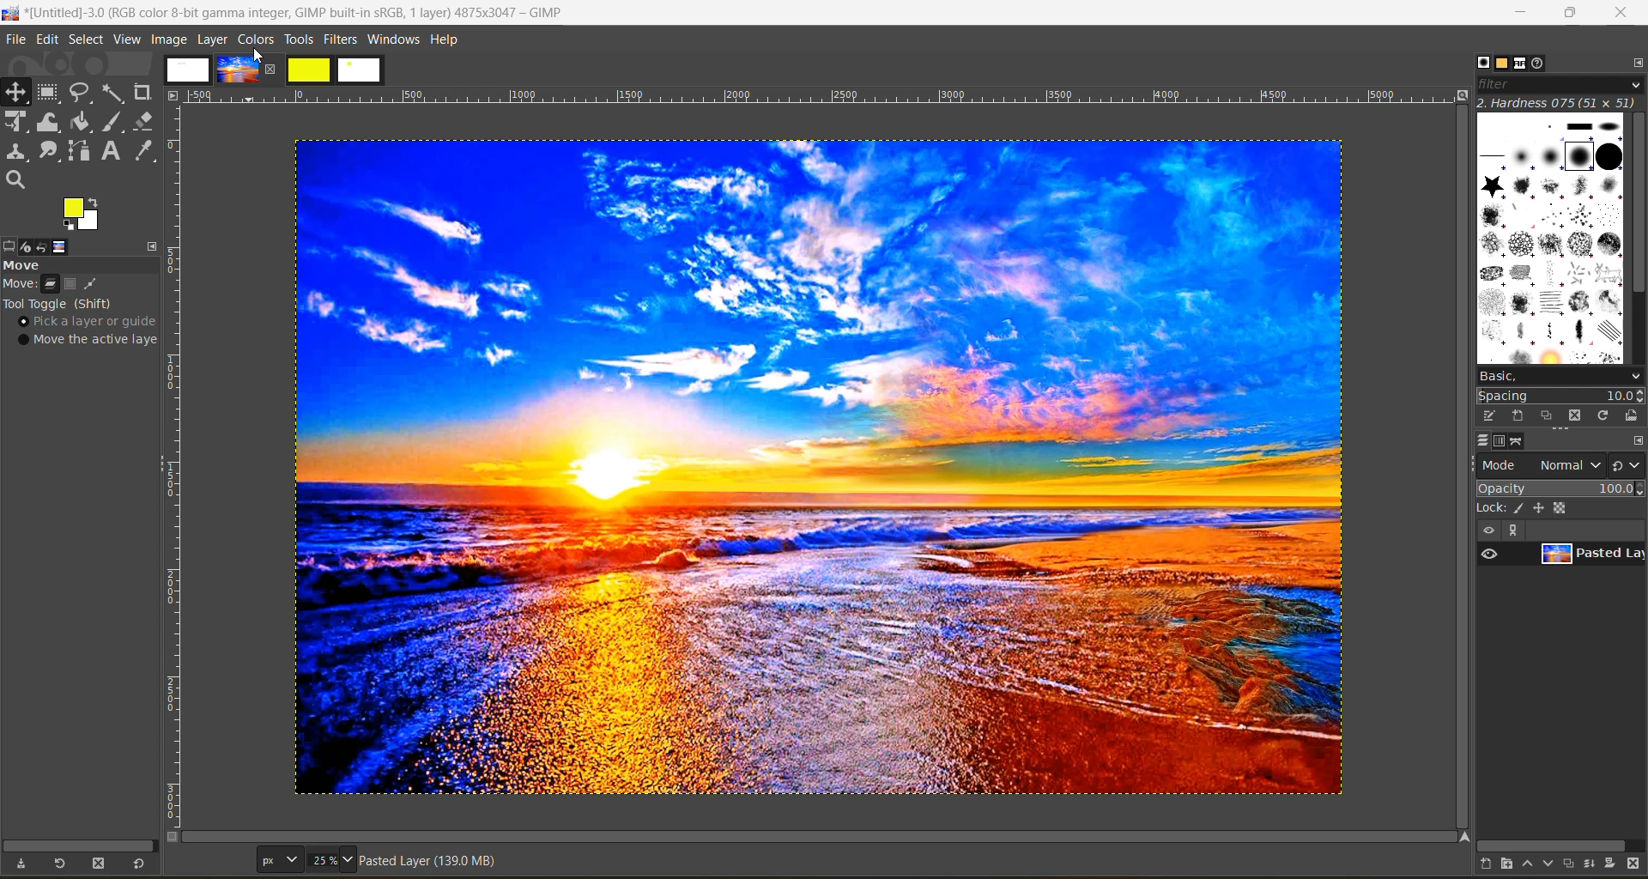 The width and height of the screenshot is (1648, 879). Describe the element at coordinates (1491, 415) in the screenshot. I see `edit` at that location.